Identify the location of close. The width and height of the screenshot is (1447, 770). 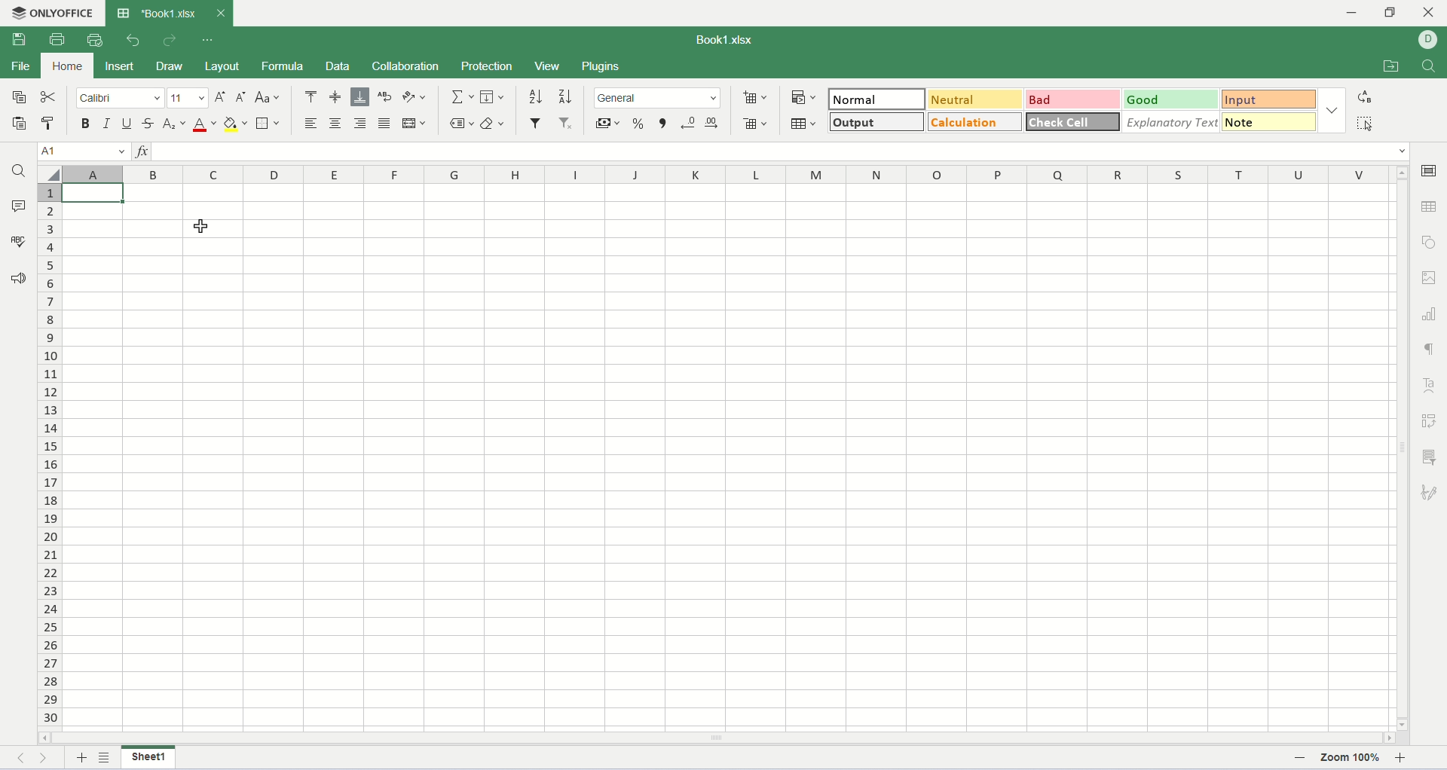
(1430, 11).